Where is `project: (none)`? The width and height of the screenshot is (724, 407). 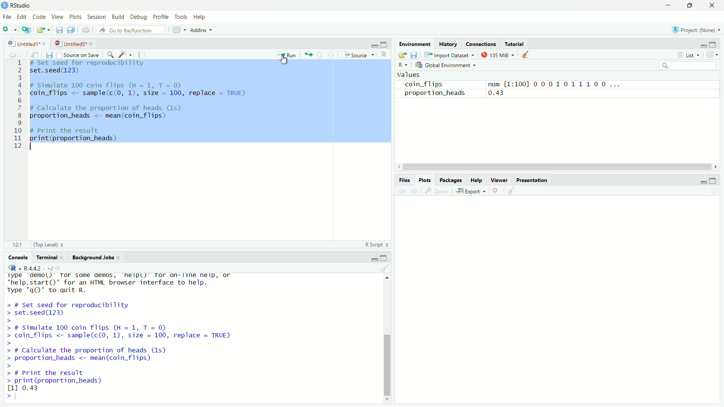 project: (none) is located at coordinates (698, 30).